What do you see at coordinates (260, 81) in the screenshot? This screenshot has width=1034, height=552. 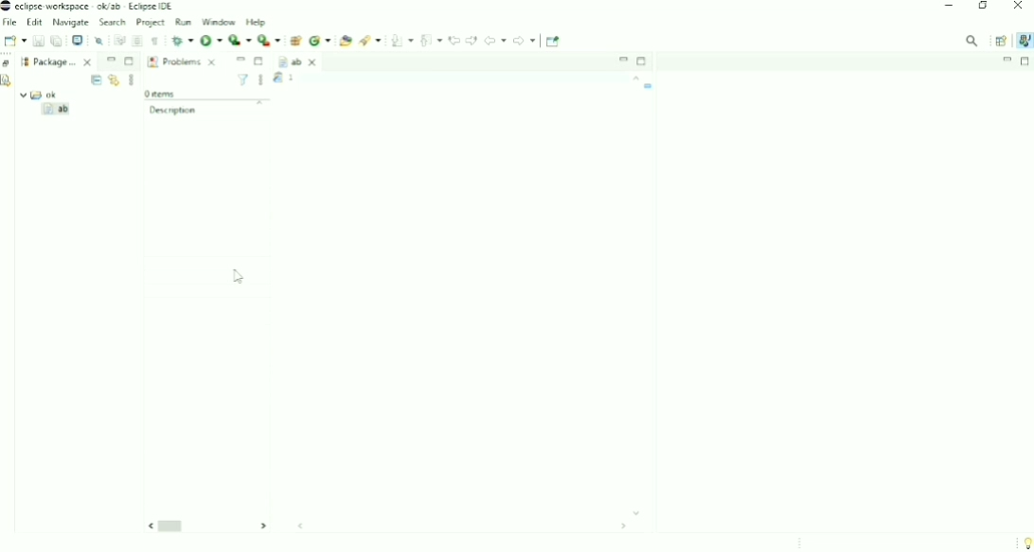 I see `View Menu` at bounding box center [260, 81].